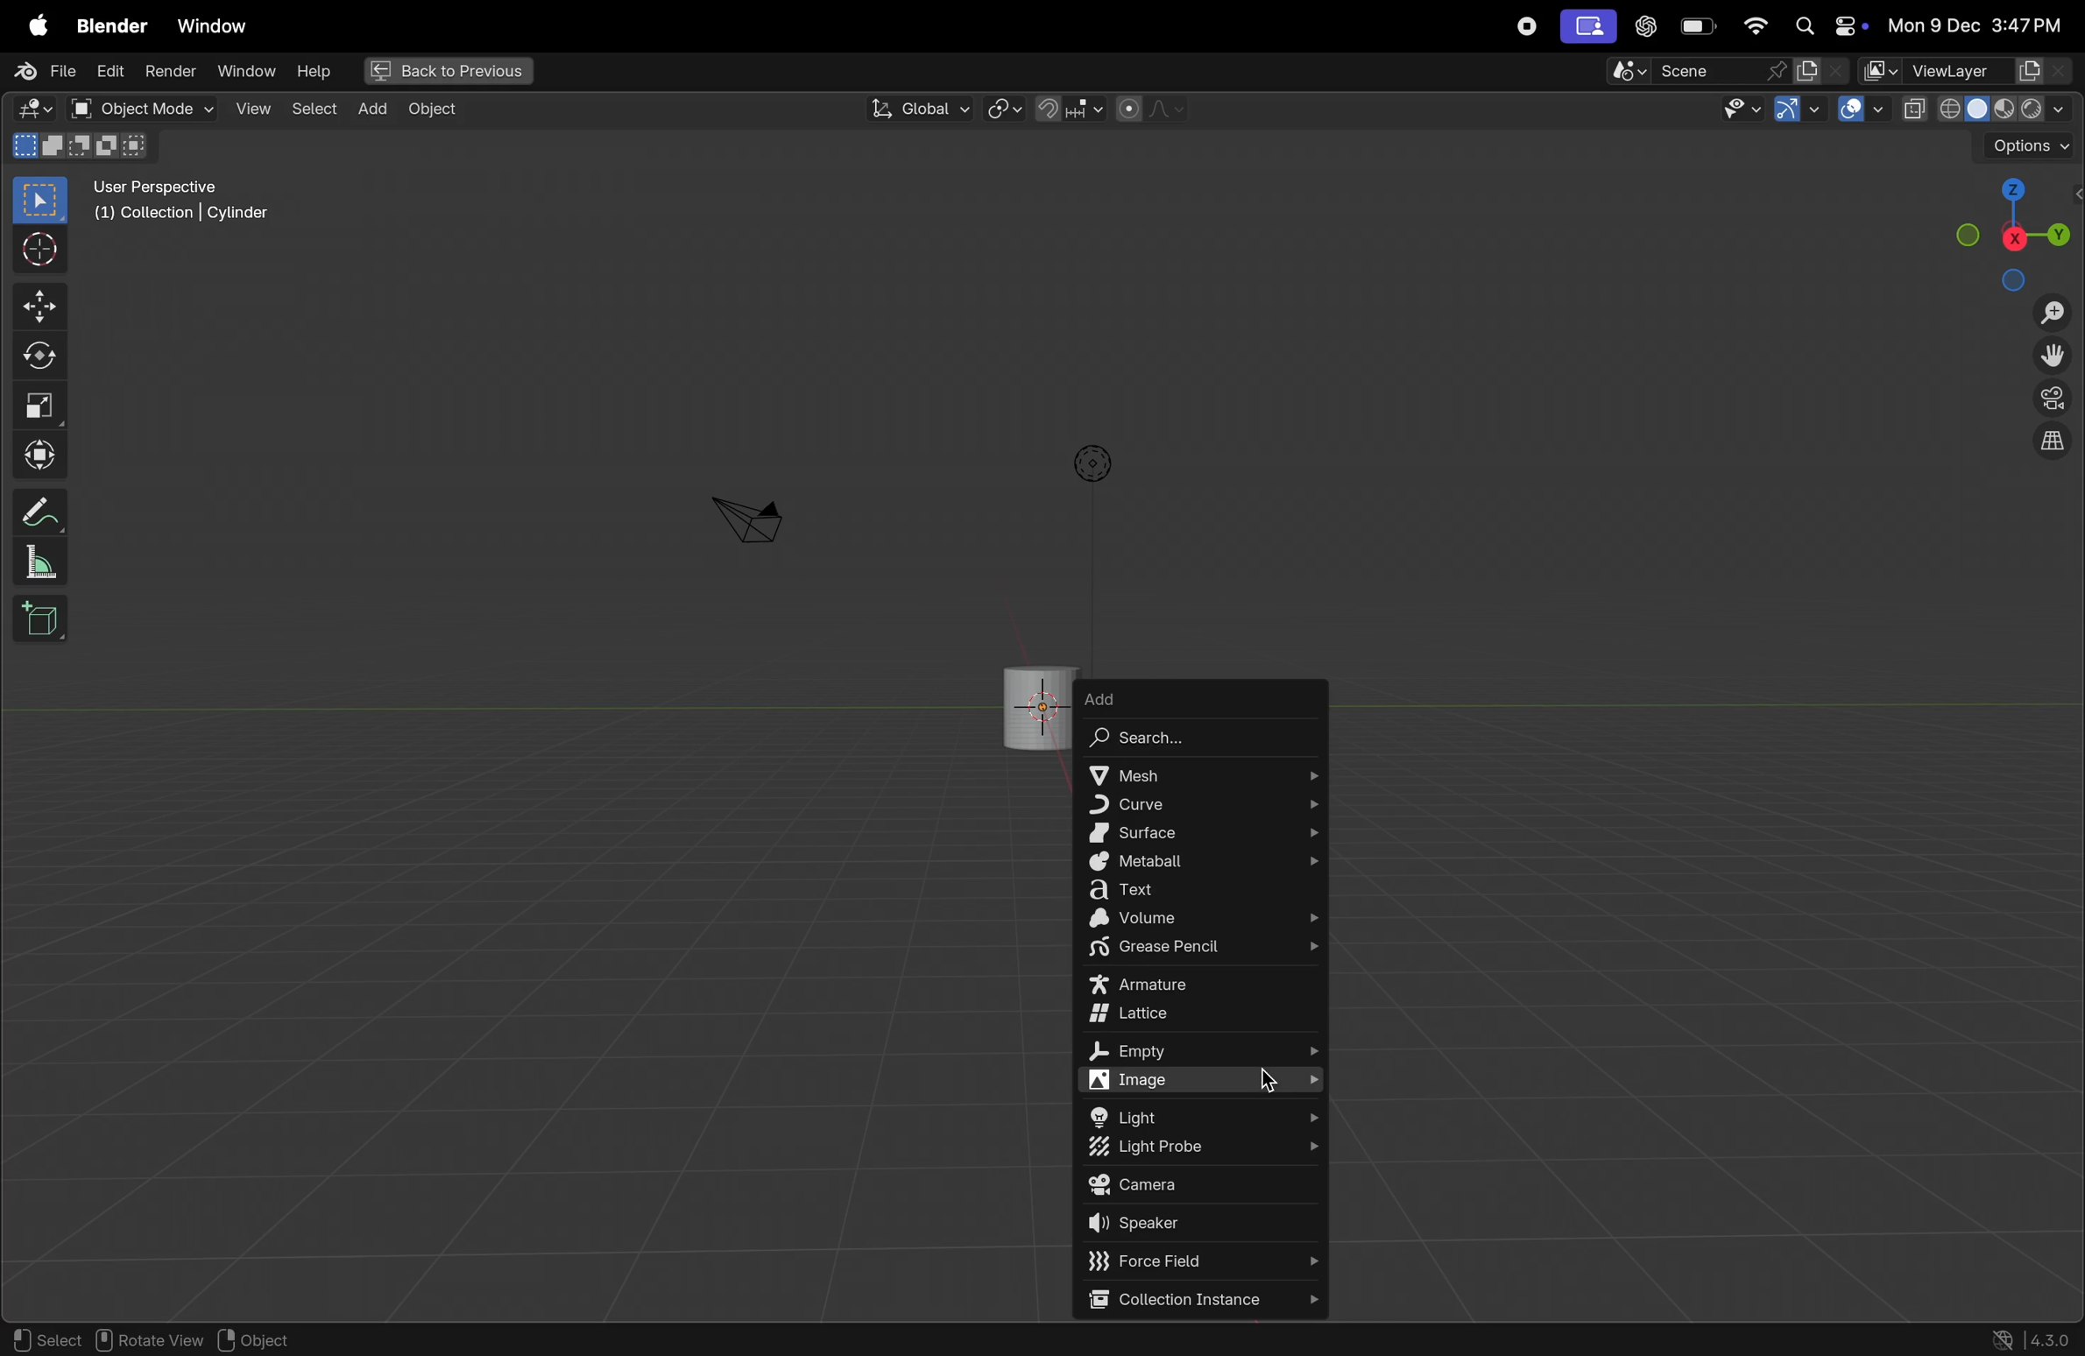  What do you see at coordinates (1975, 26) in the screenshot?
I see `date and time` at bounding box center [1975, 26].